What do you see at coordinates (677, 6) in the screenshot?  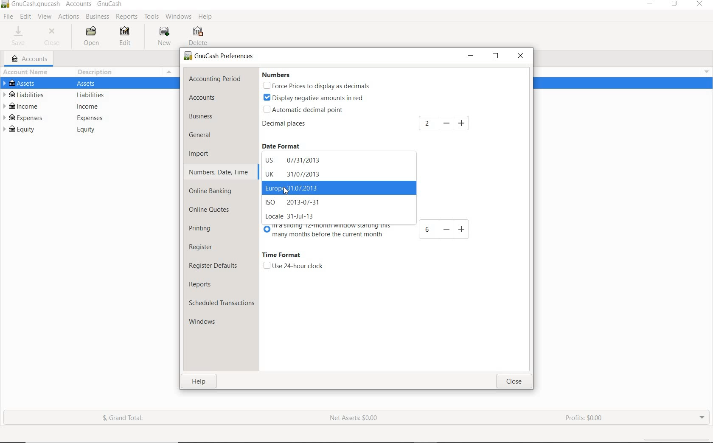 I see `RESTORE DOWN` at bounding box center [677, 6].